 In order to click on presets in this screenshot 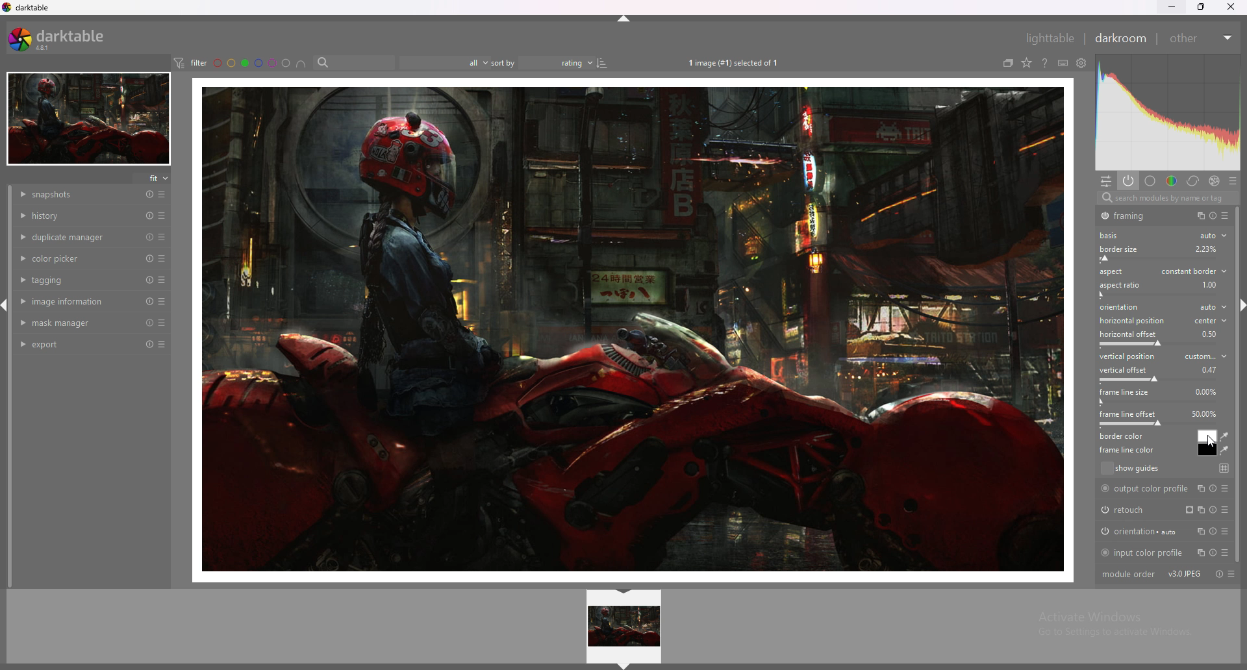, I will do `click(162, 237)`.